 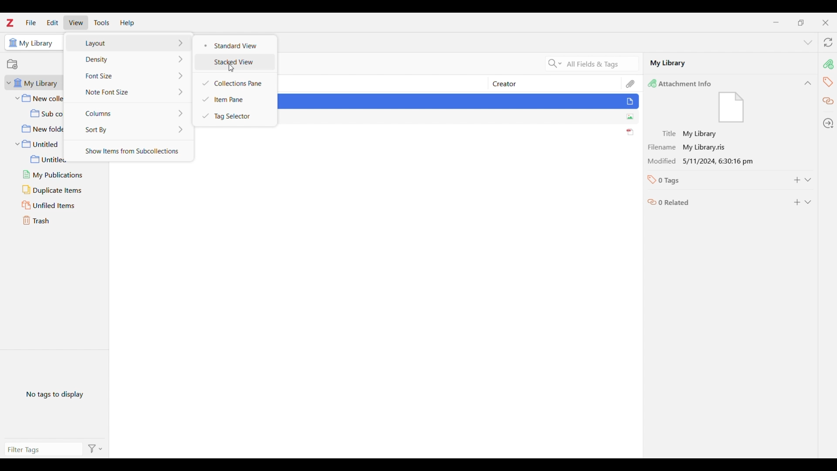 I want to click on Column options, so click(x=129, y=113).